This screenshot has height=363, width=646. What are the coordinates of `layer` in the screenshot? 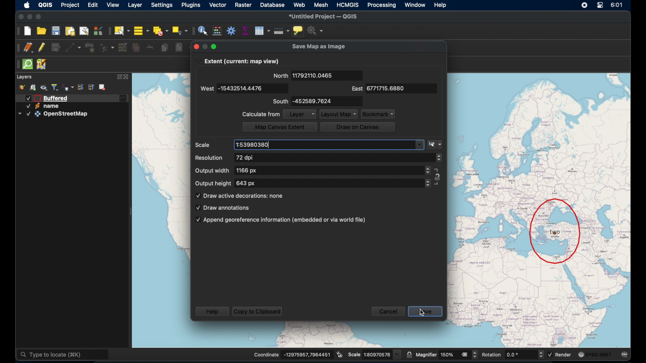 It's located at (135, 5).